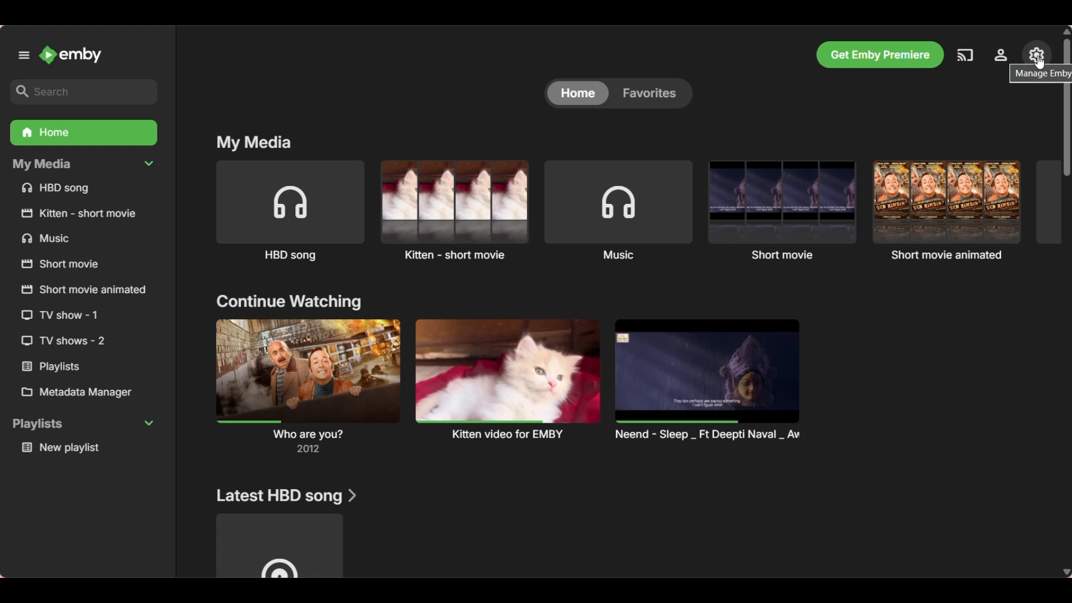 The height and width of the screenshot is (603, 1072). Describe the element at coordinates (285, 495) in the screenshot. I see `Section title` at that location.